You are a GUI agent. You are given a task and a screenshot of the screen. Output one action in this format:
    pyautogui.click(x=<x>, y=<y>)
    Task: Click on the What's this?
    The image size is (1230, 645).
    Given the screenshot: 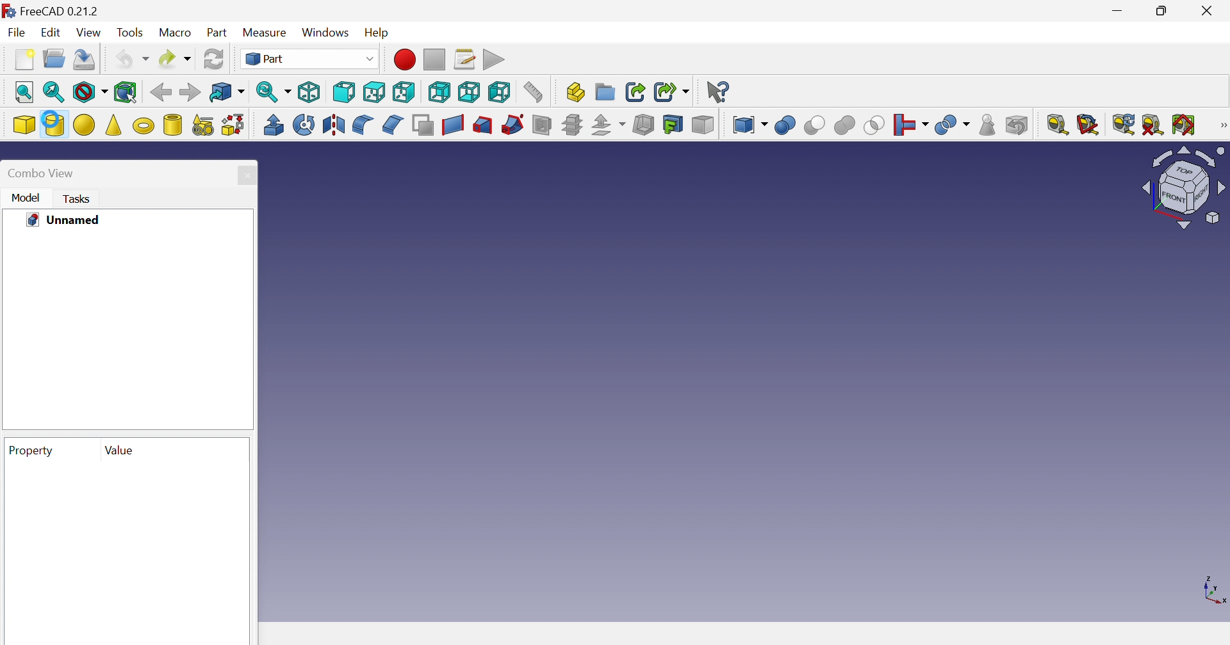 What is the action you would take?
    pyautogui.click(x=719, y=93)
    